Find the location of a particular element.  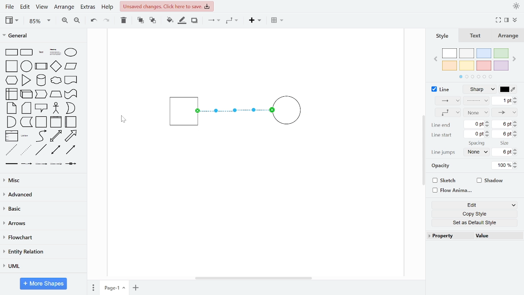

delete is located at coordinates (124, 20).